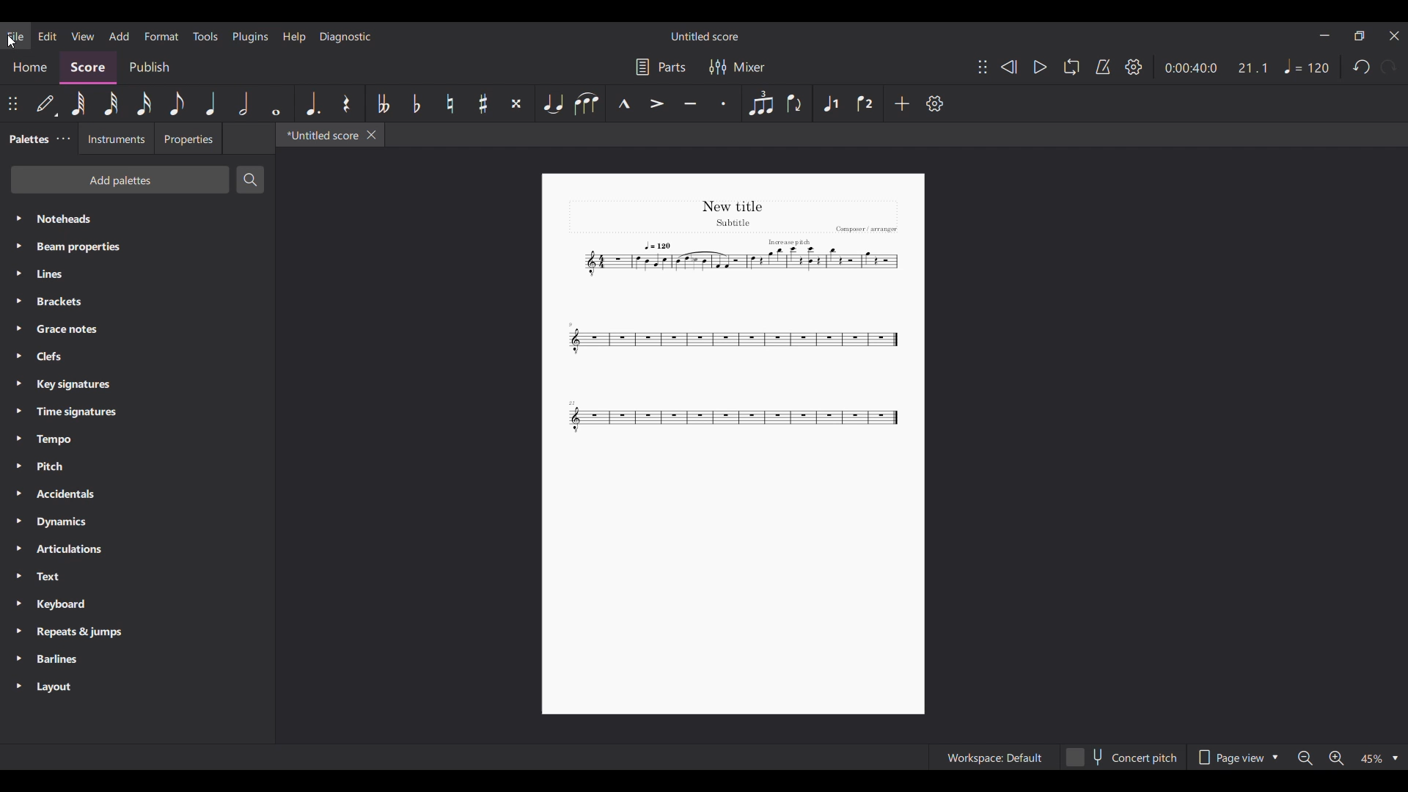 This screenshot has height=792, width=1408. What do you see at coordinates (138, 384) in the screenshot?
I see `Key signatures` at bounding box center [138, 384].